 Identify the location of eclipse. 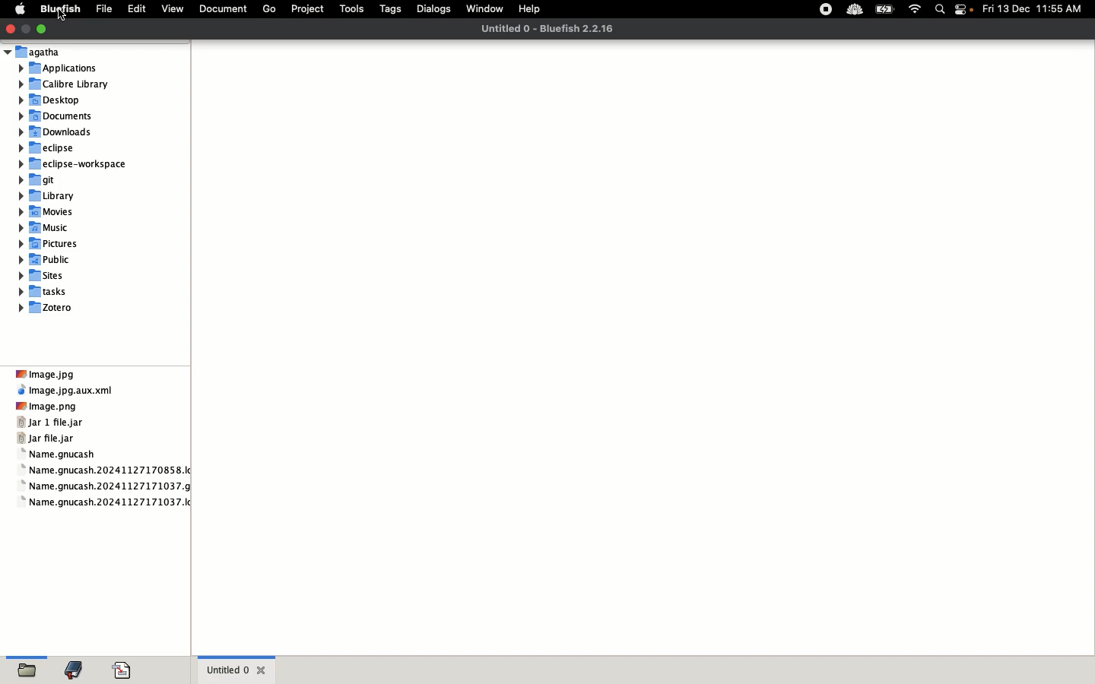
(52, 148).